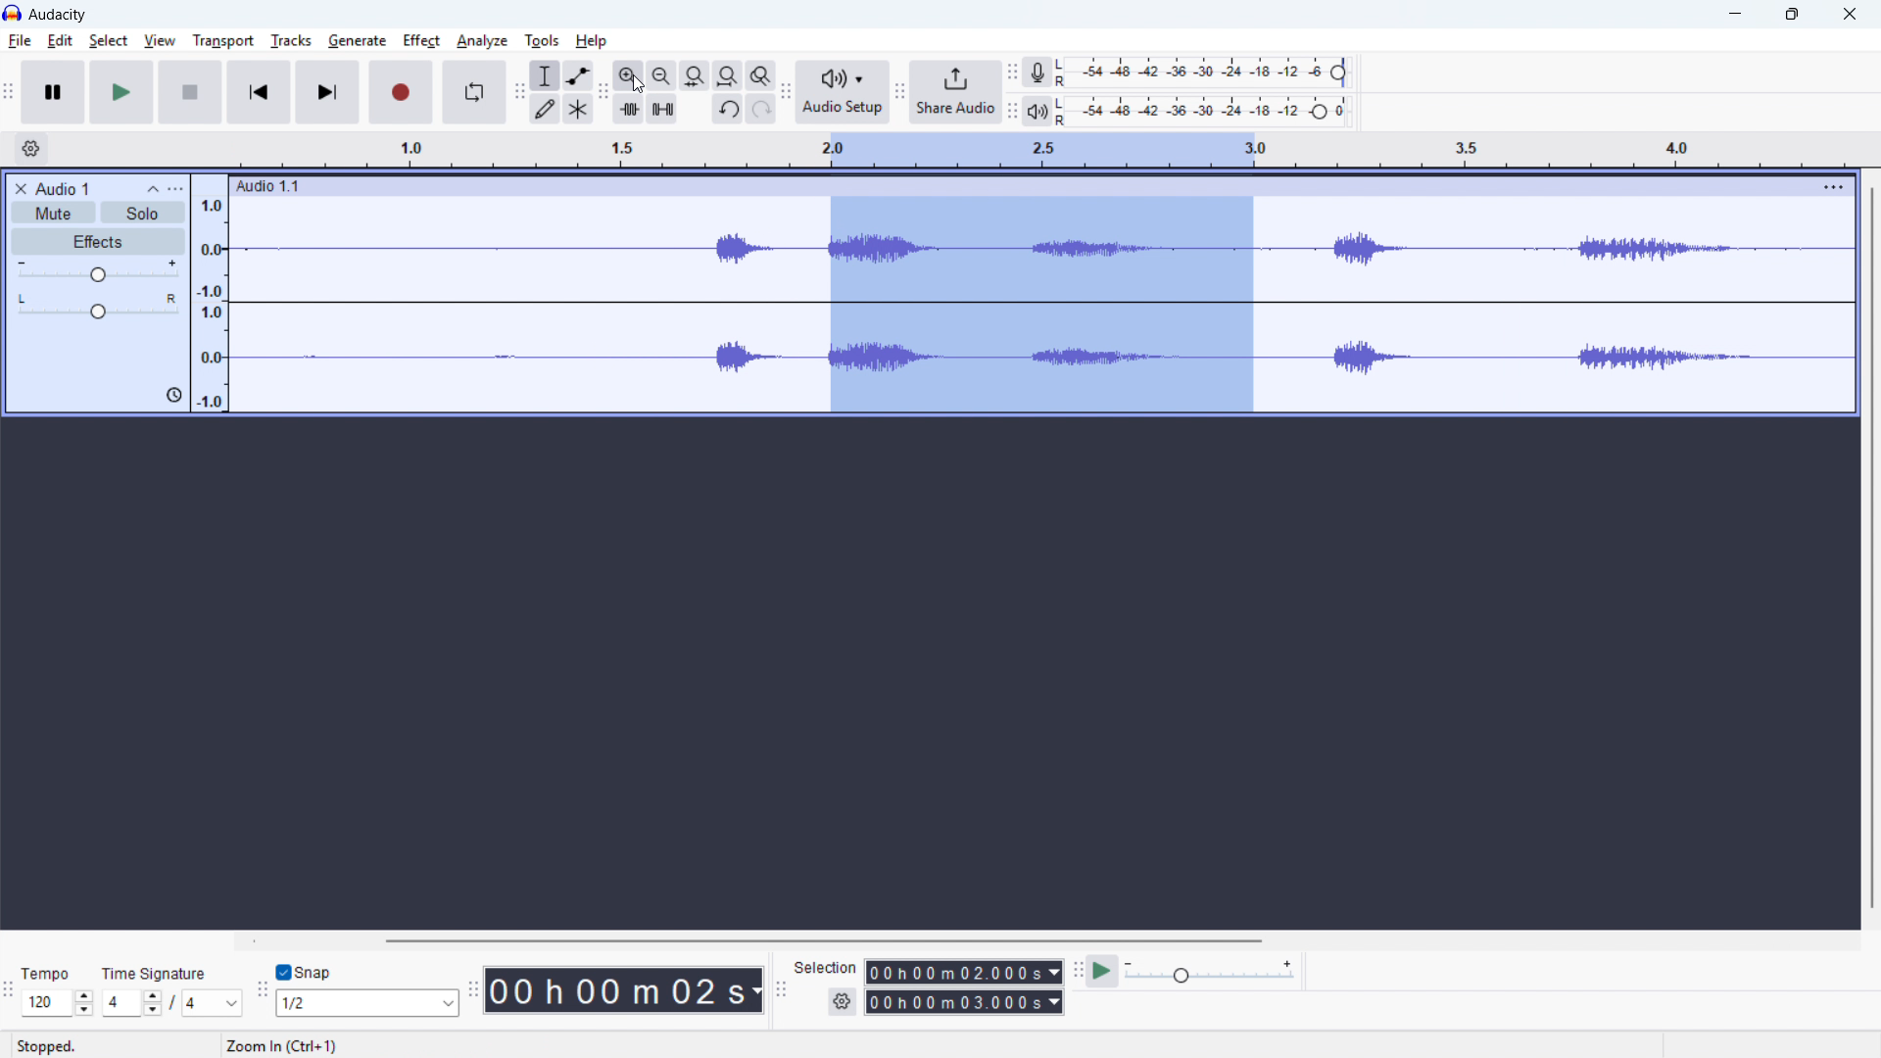 The image size is (1881, 1058). I want to click on Transport, so click(223, 41).